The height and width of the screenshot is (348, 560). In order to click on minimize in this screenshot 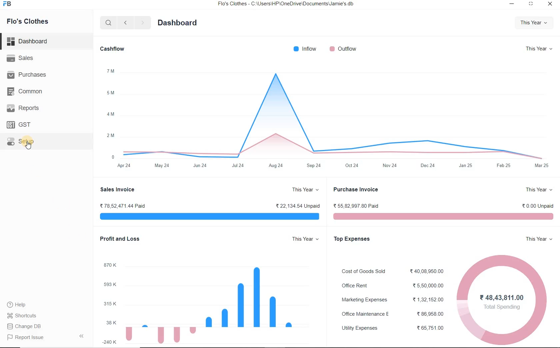, I will do `click(513, 5)`.